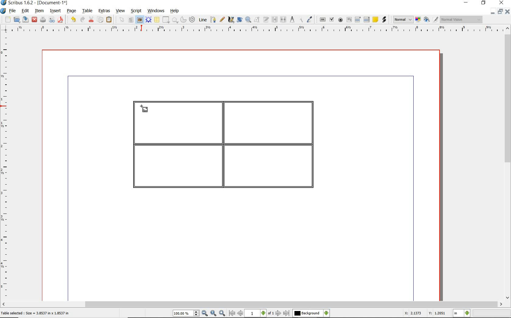  Describe the element at coordinates (82, 19) in the screenshot. I see `redo` at that location.